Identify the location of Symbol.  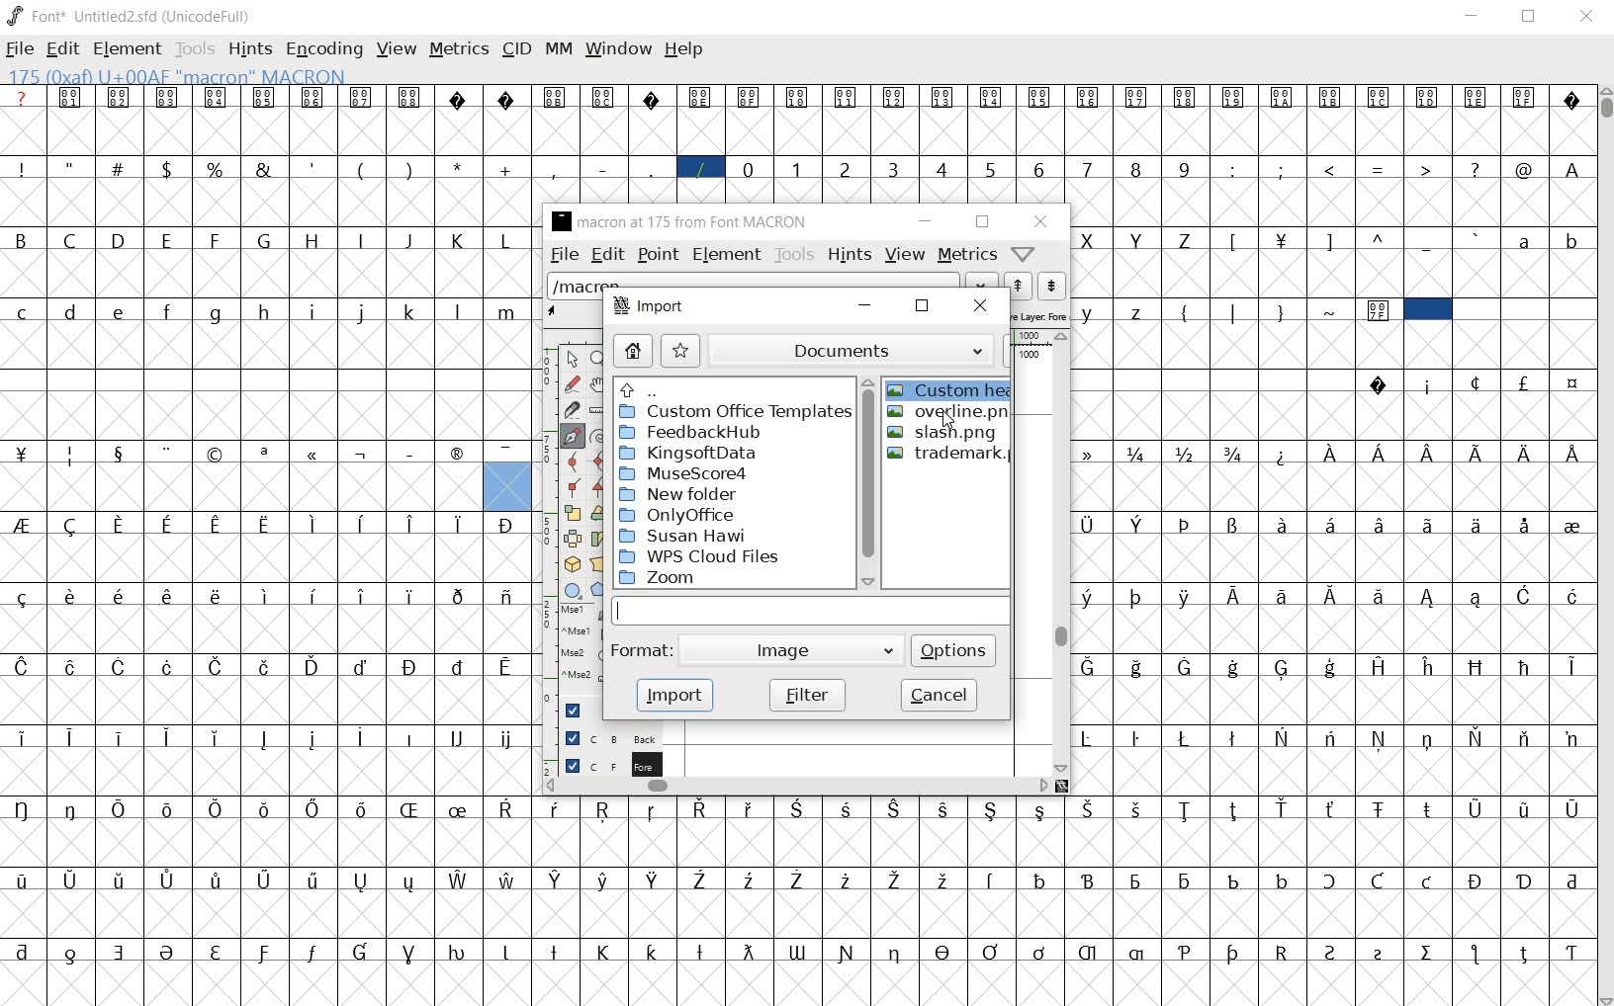
(266, 666).